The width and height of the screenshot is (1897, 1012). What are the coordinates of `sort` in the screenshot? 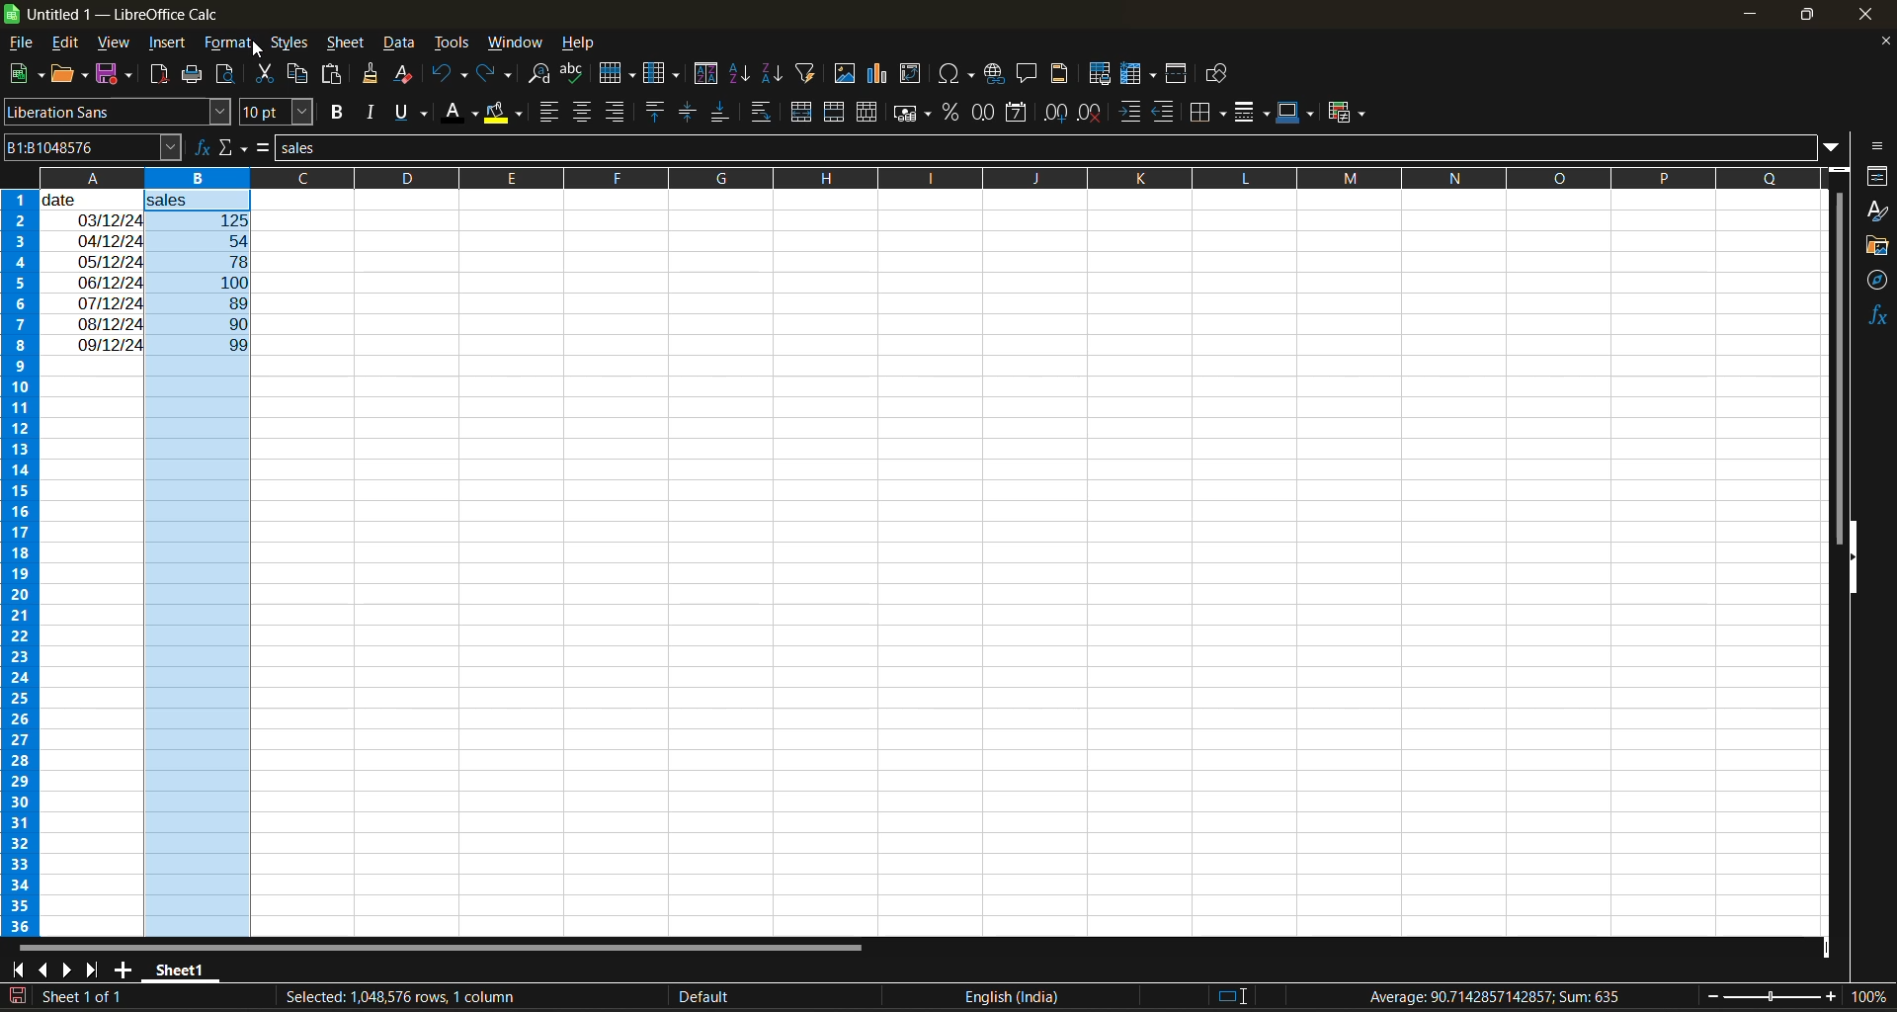 It's located at (705, 73).